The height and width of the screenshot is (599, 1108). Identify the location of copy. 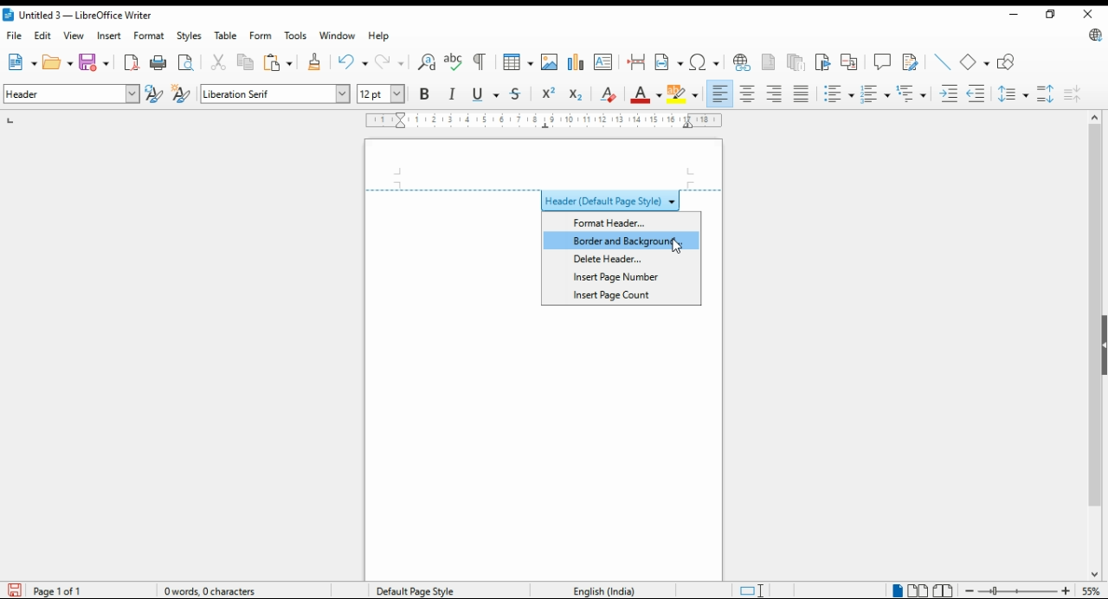
(247, 63).